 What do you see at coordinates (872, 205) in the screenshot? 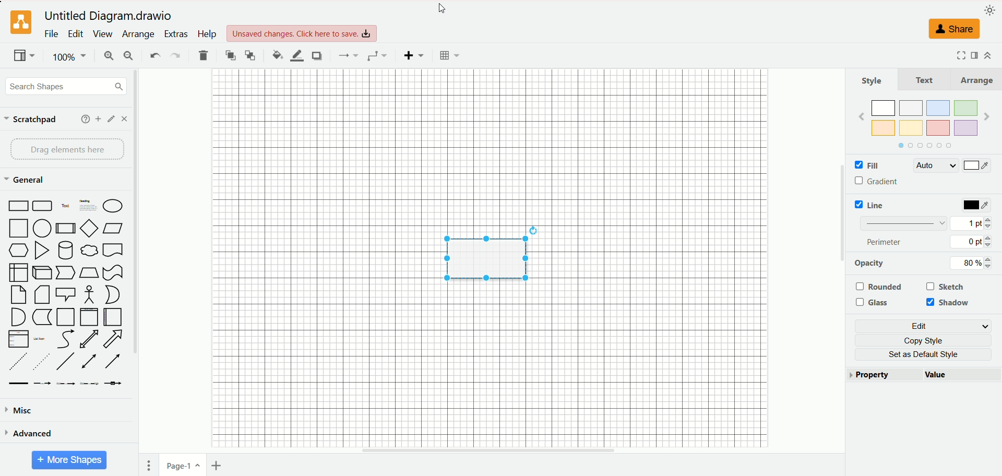
I see `line` at bounding box center [872, 205].